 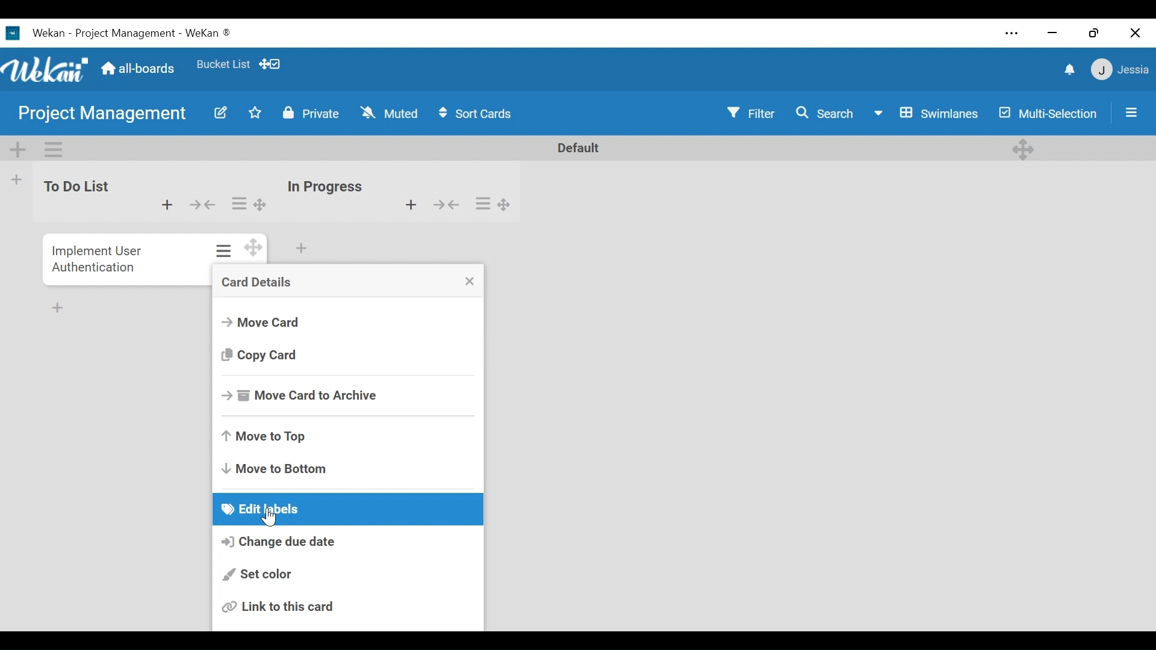 I want to click on add card to the top of the list, so click(x=409, y=206).